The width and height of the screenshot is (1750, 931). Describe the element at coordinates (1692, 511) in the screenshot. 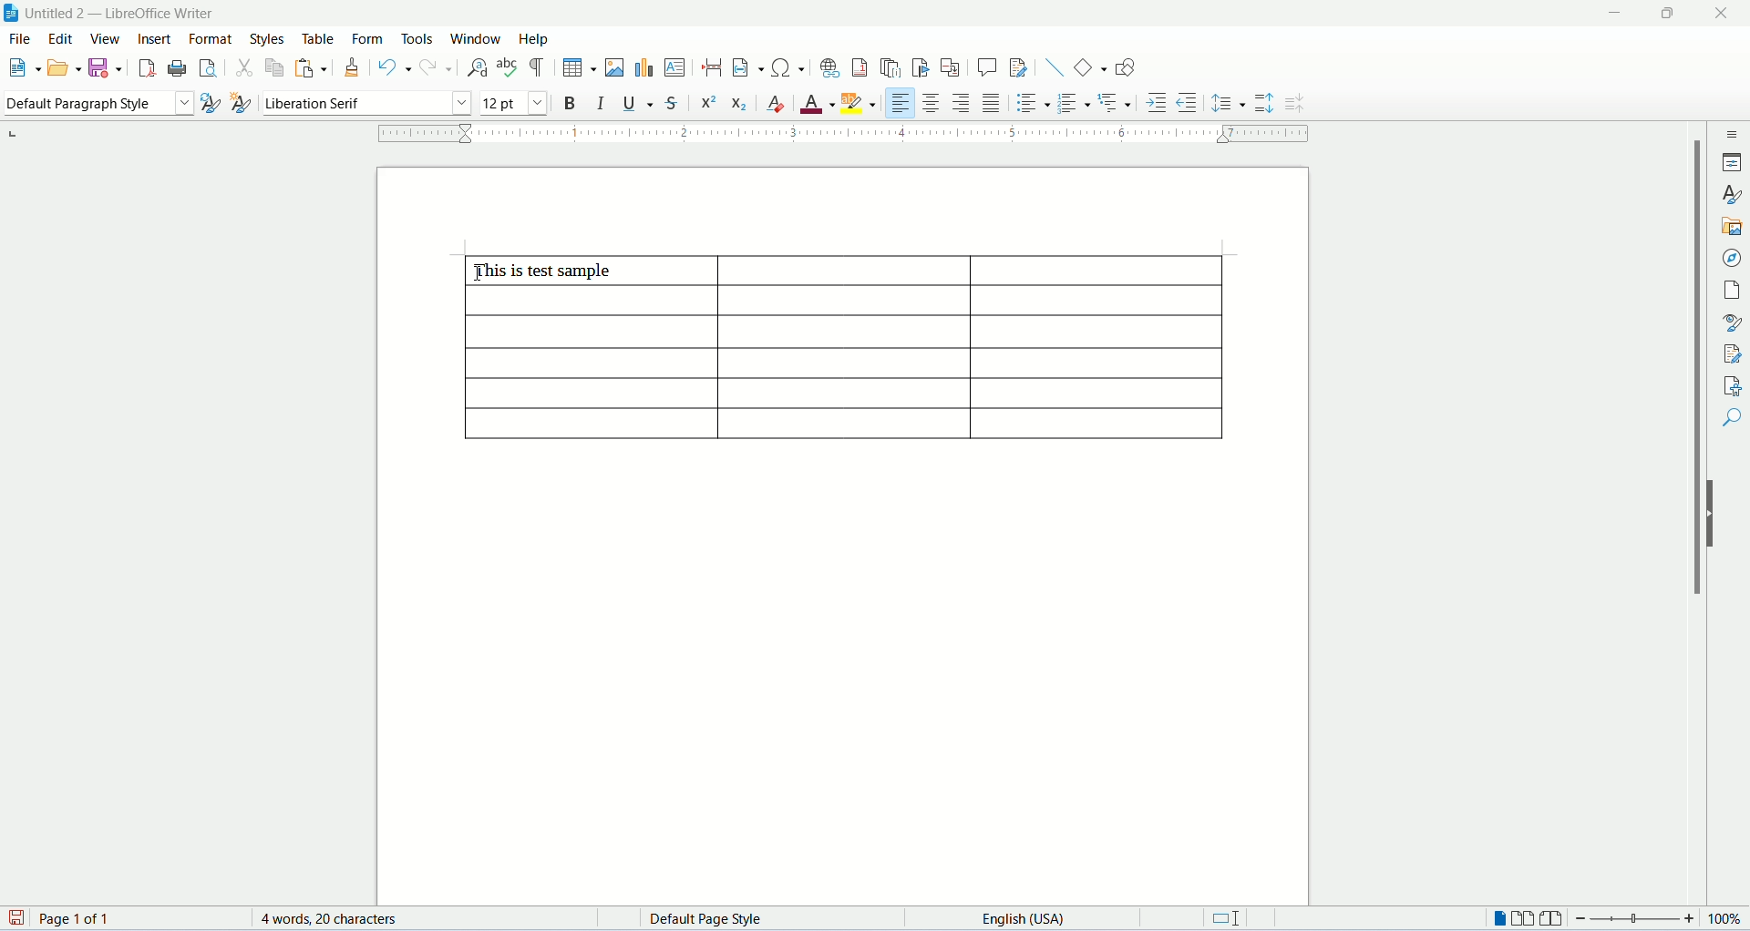

I see `scroll bar` at that location.